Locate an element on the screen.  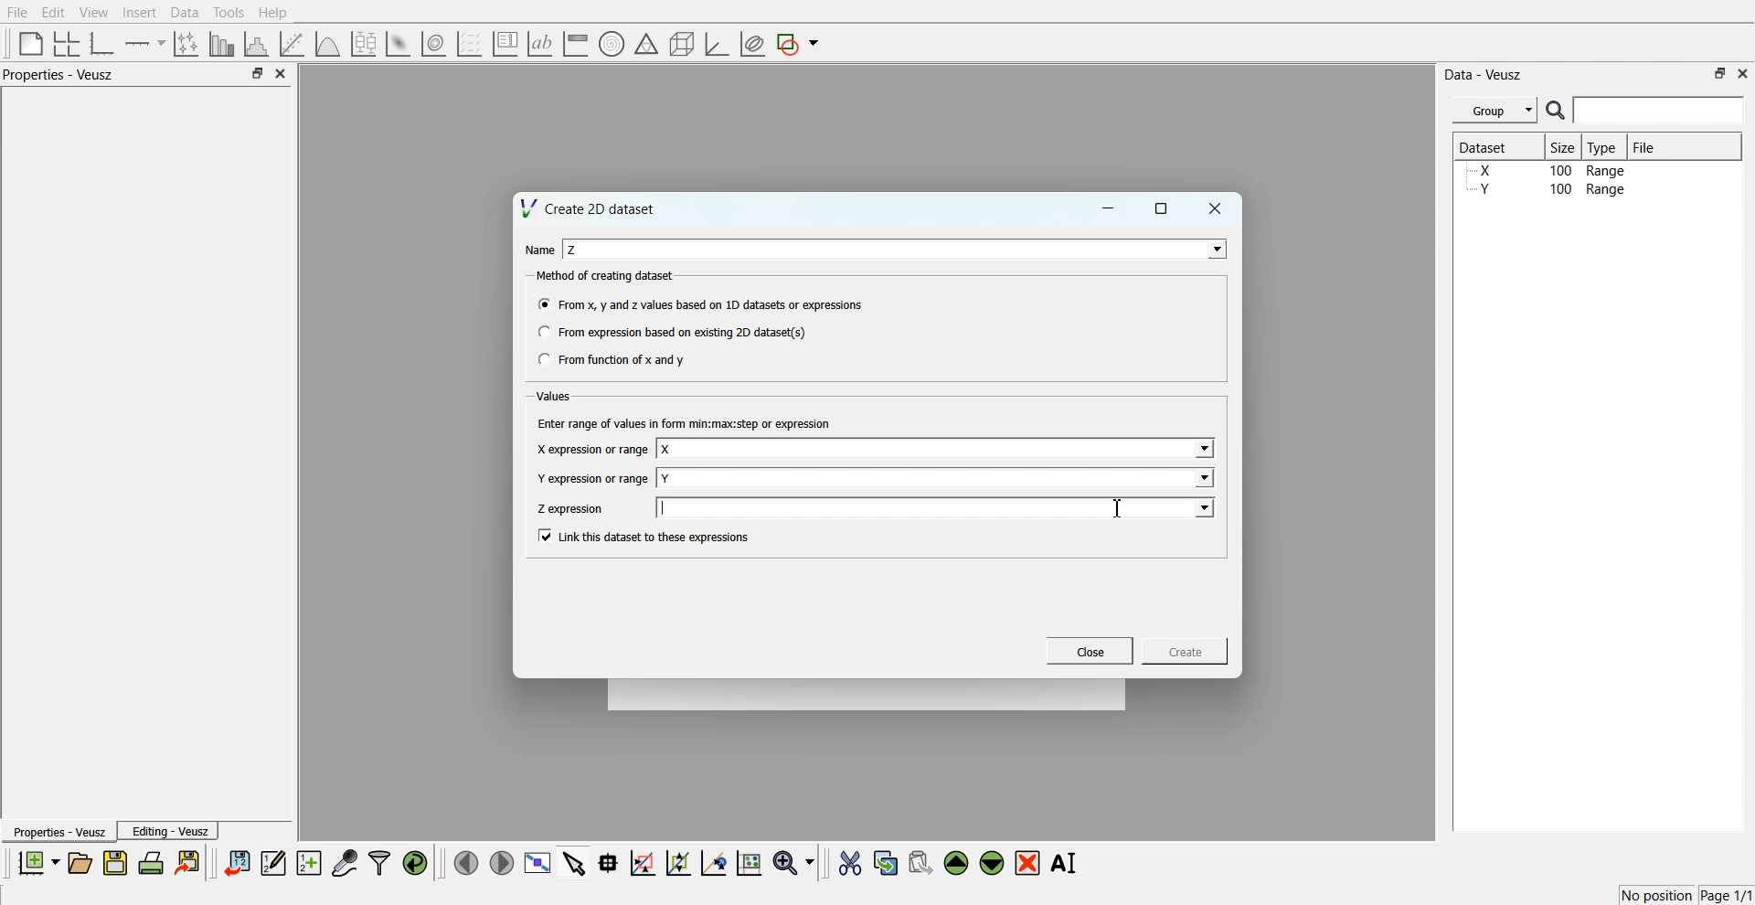
Help is located at coordinates (273, 13).